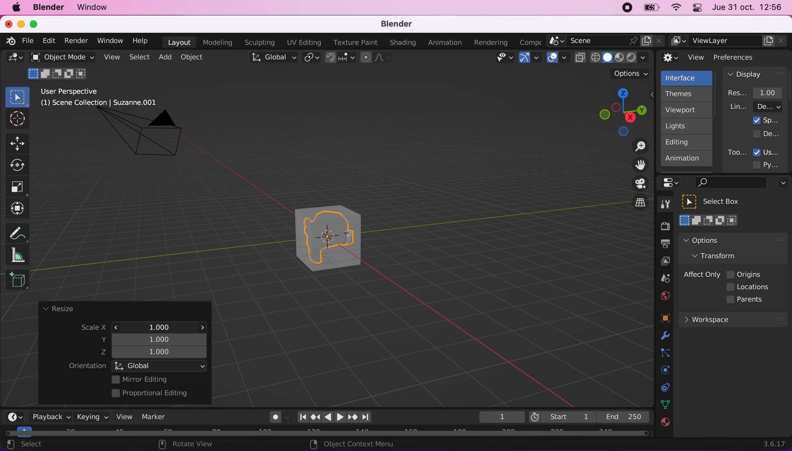 The width and height of the screenshot is (792, 451). Describe the element at coordinates (745, 274) in the screenshot. I see `origins` at that location.